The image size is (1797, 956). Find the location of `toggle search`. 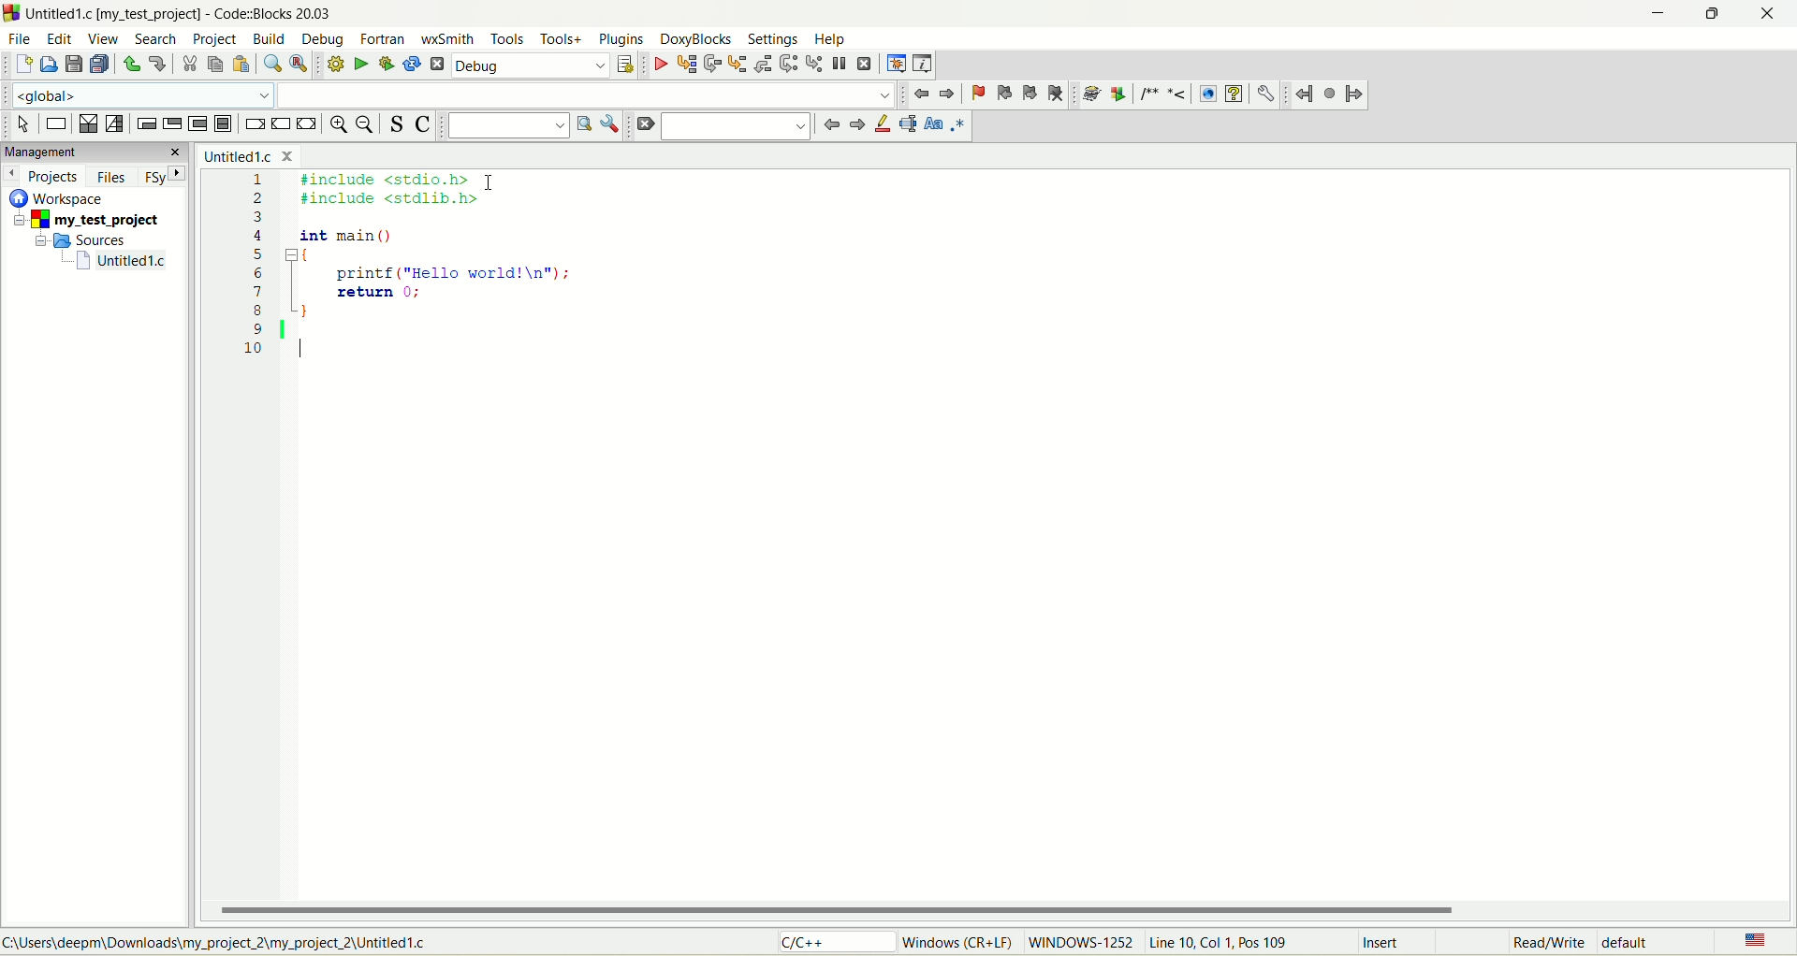

toggle search is located at coordinates (398, 124).